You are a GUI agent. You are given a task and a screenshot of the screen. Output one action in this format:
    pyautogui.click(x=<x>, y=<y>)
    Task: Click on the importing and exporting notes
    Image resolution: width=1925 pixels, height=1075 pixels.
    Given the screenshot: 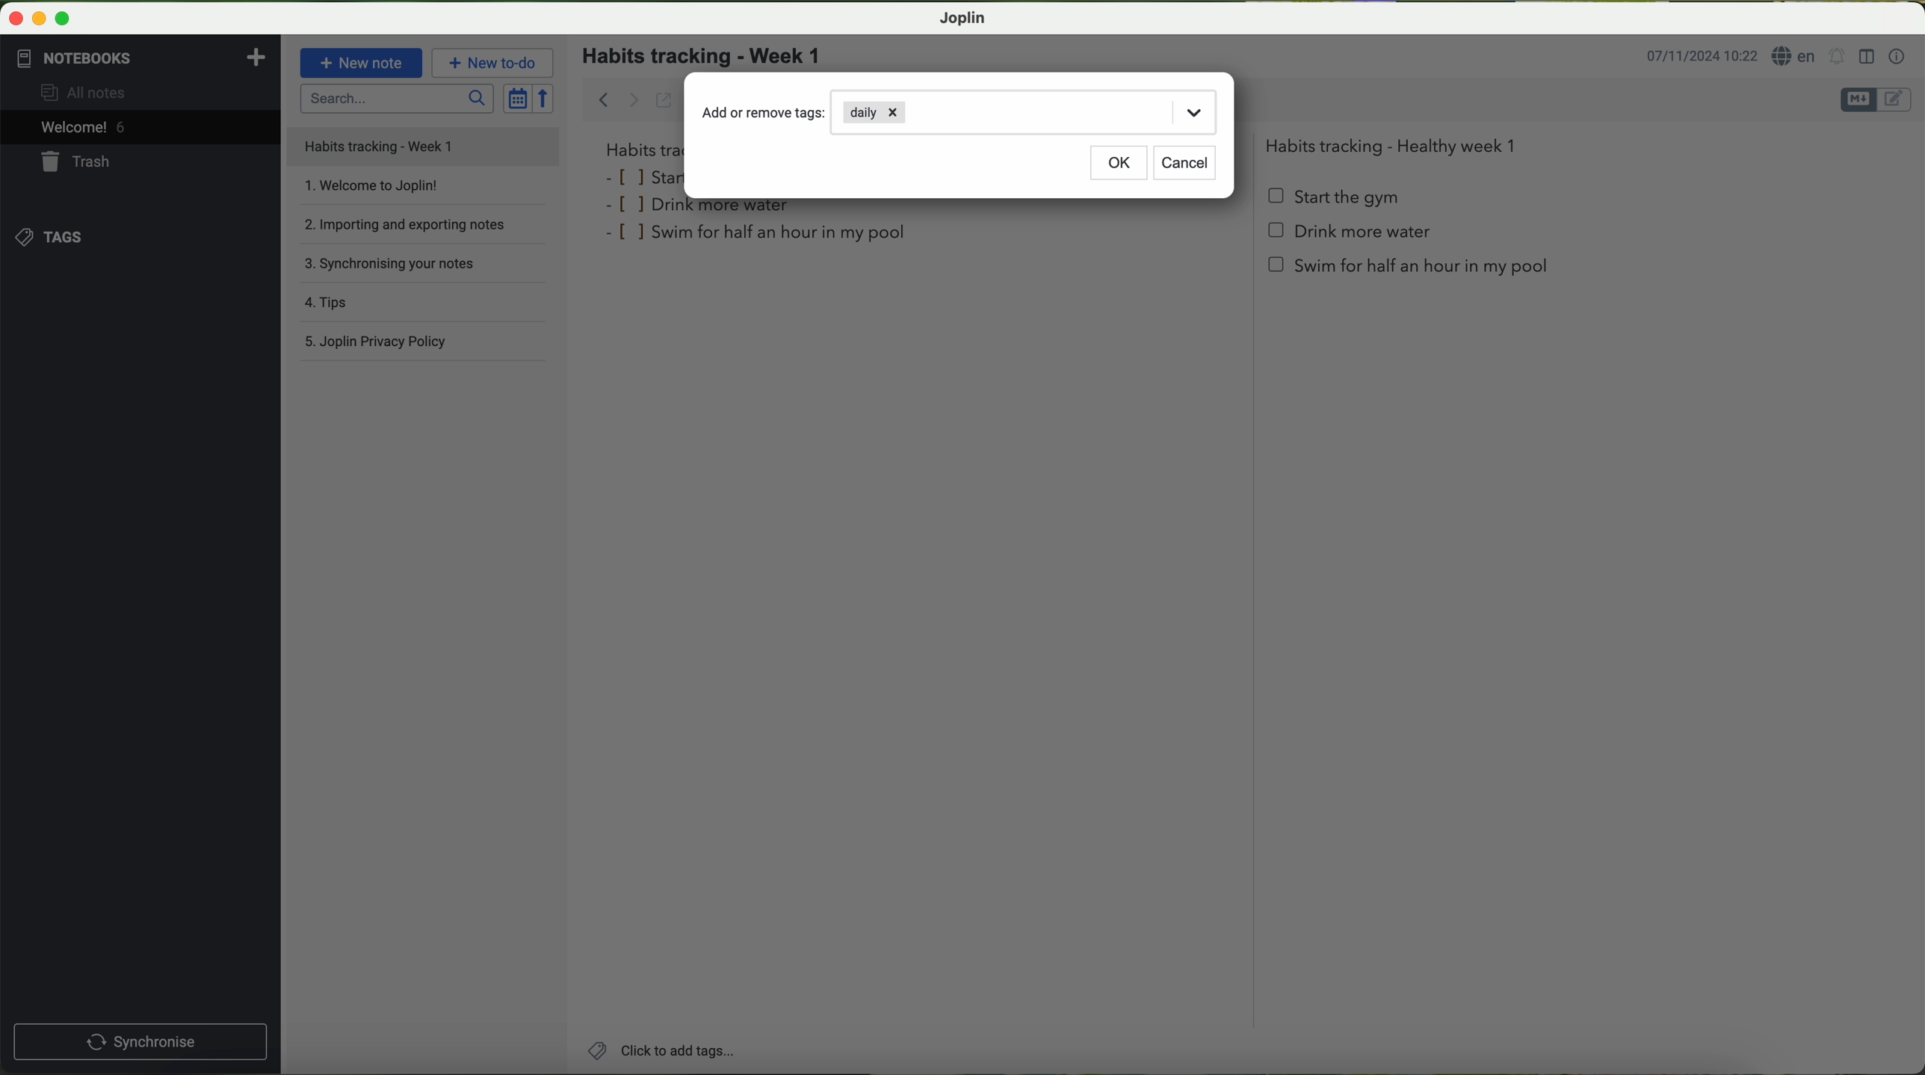 What is the action you would take?
    pyautogui.click(x=421, y=230)
    